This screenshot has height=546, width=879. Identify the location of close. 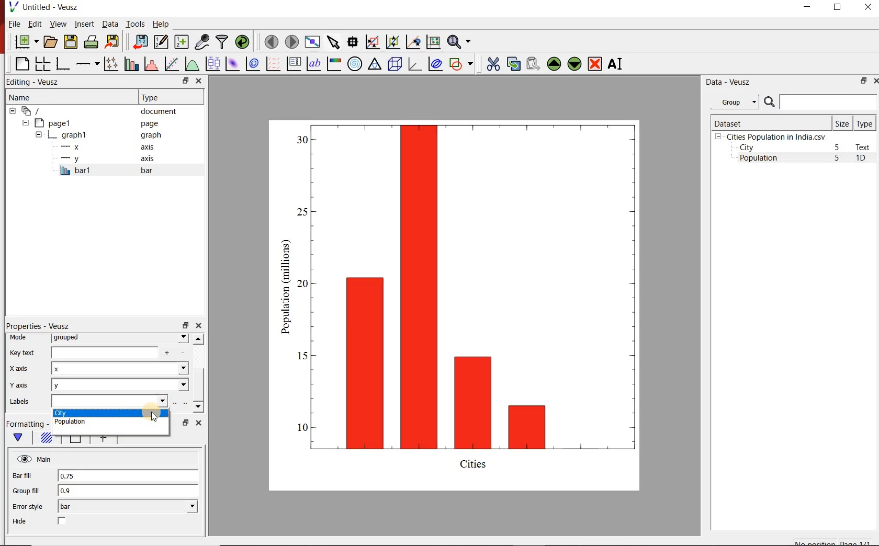
(200, 81).